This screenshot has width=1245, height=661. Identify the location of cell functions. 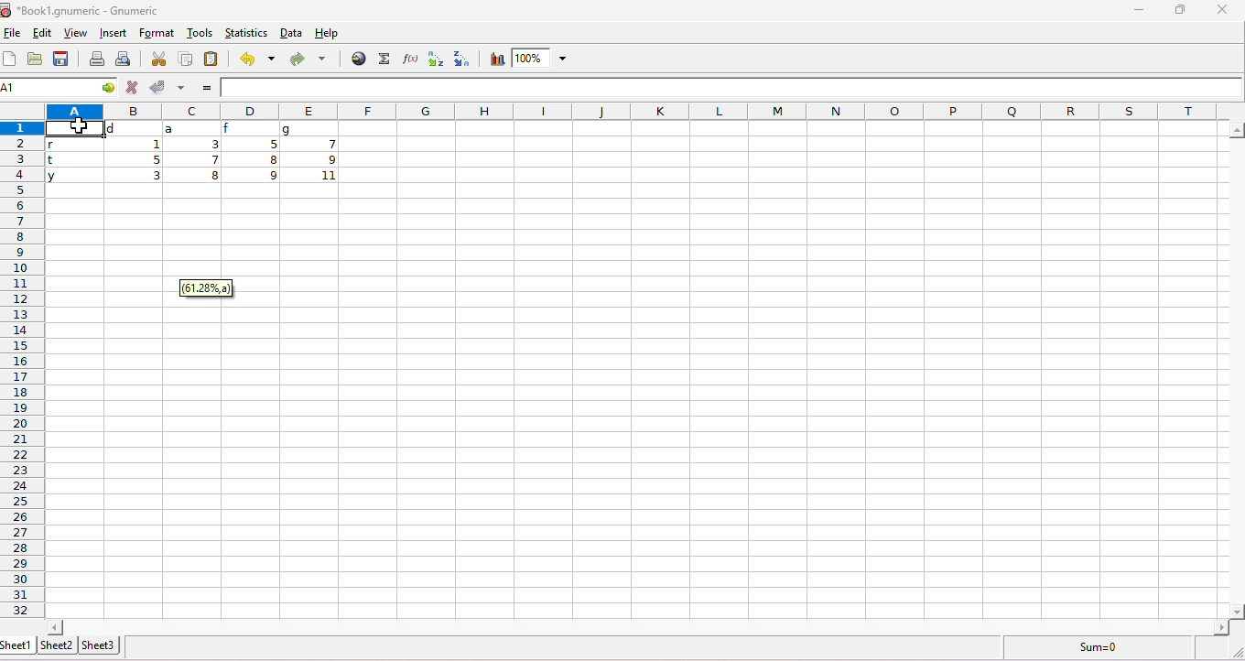
(100, 89).